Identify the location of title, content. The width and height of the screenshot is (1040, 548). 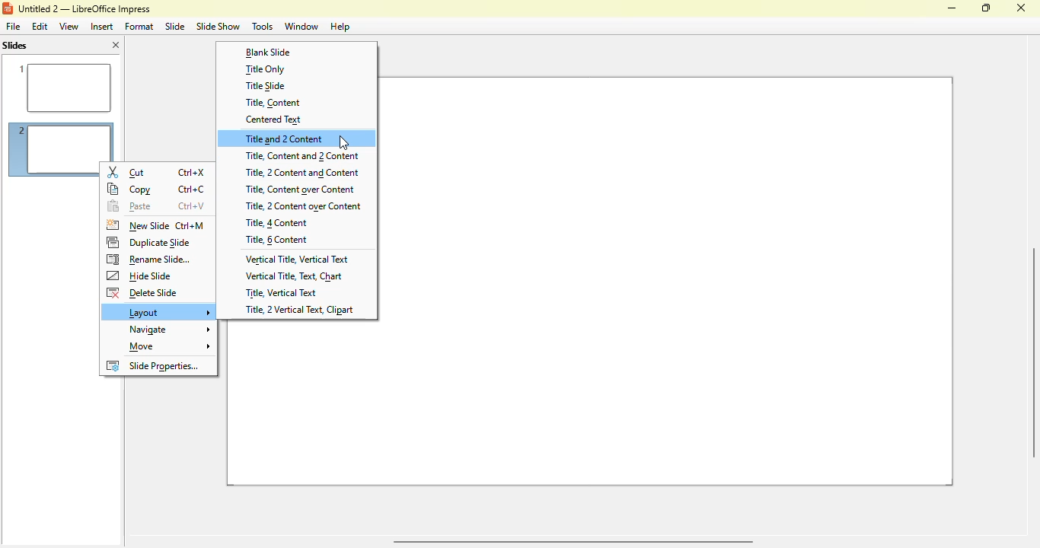
(273, 102).